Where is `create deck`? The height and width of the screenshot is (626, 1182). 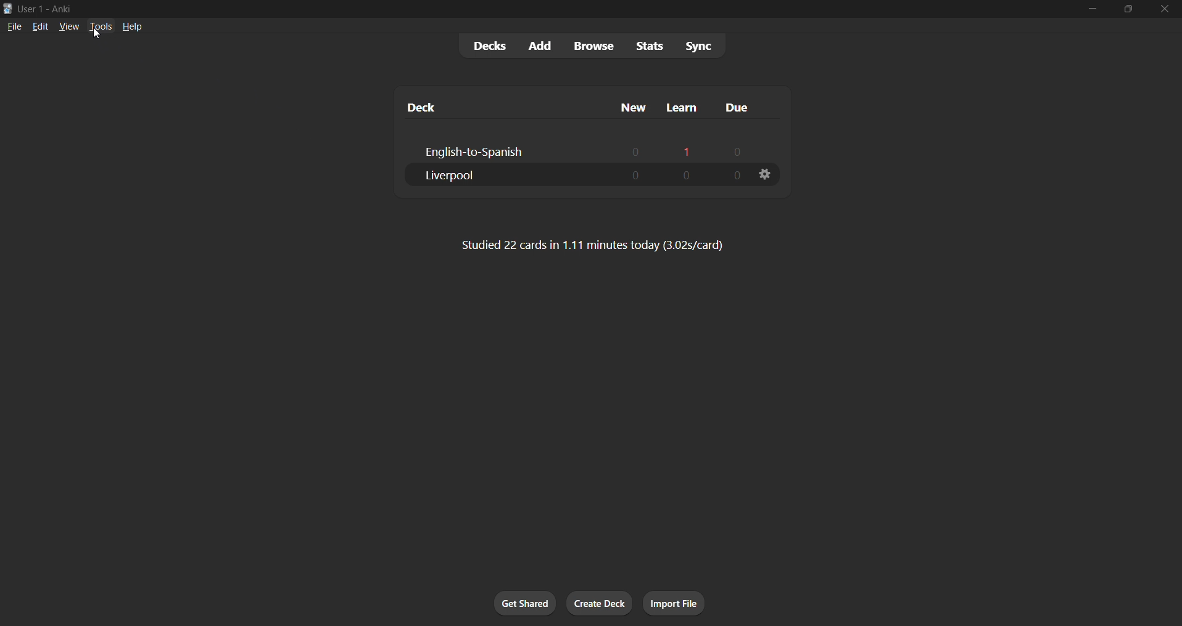
create deck is located at coordinates (596, 605).